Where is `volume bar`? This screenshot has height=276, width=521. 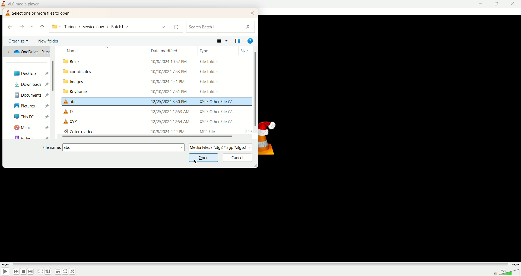
volume bar is located at coordinates (506, 272).